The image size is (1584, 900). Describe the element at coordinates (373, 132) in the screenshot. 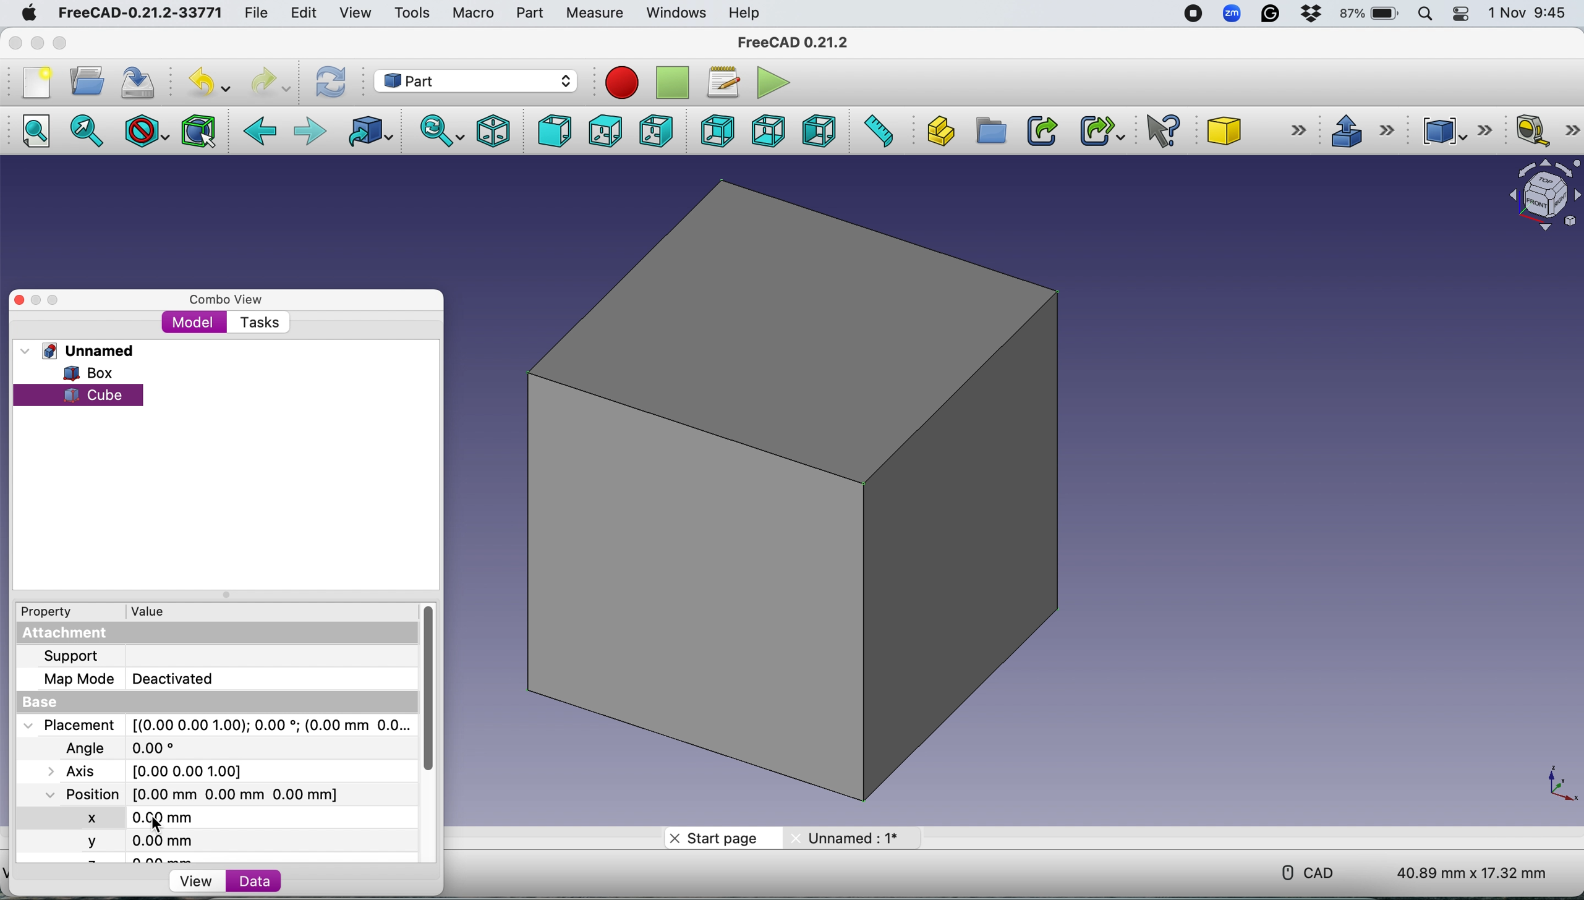

I see `Go to linked object` at that location.